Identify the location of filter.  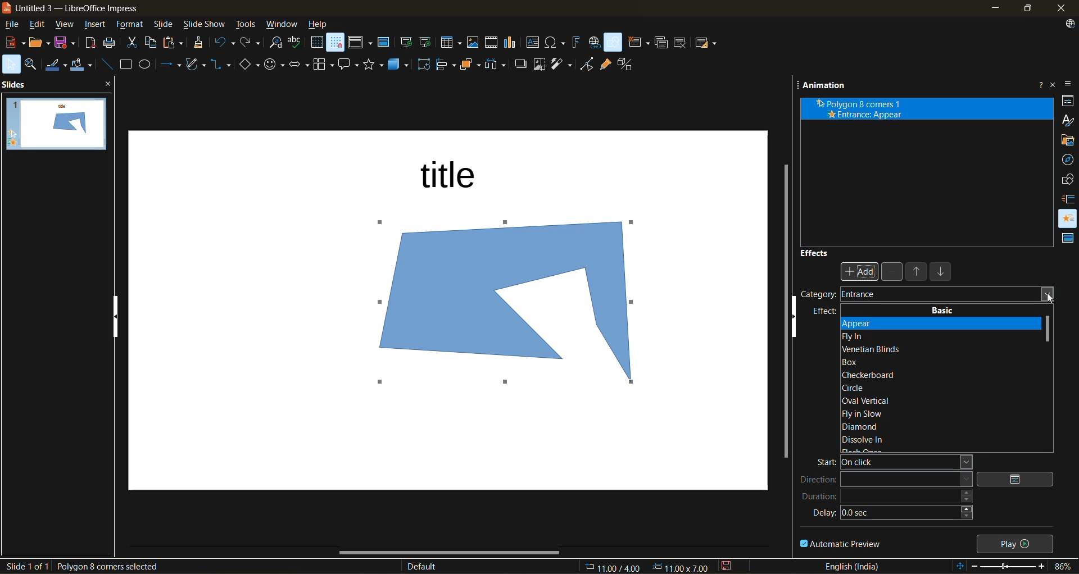
(564, 65).